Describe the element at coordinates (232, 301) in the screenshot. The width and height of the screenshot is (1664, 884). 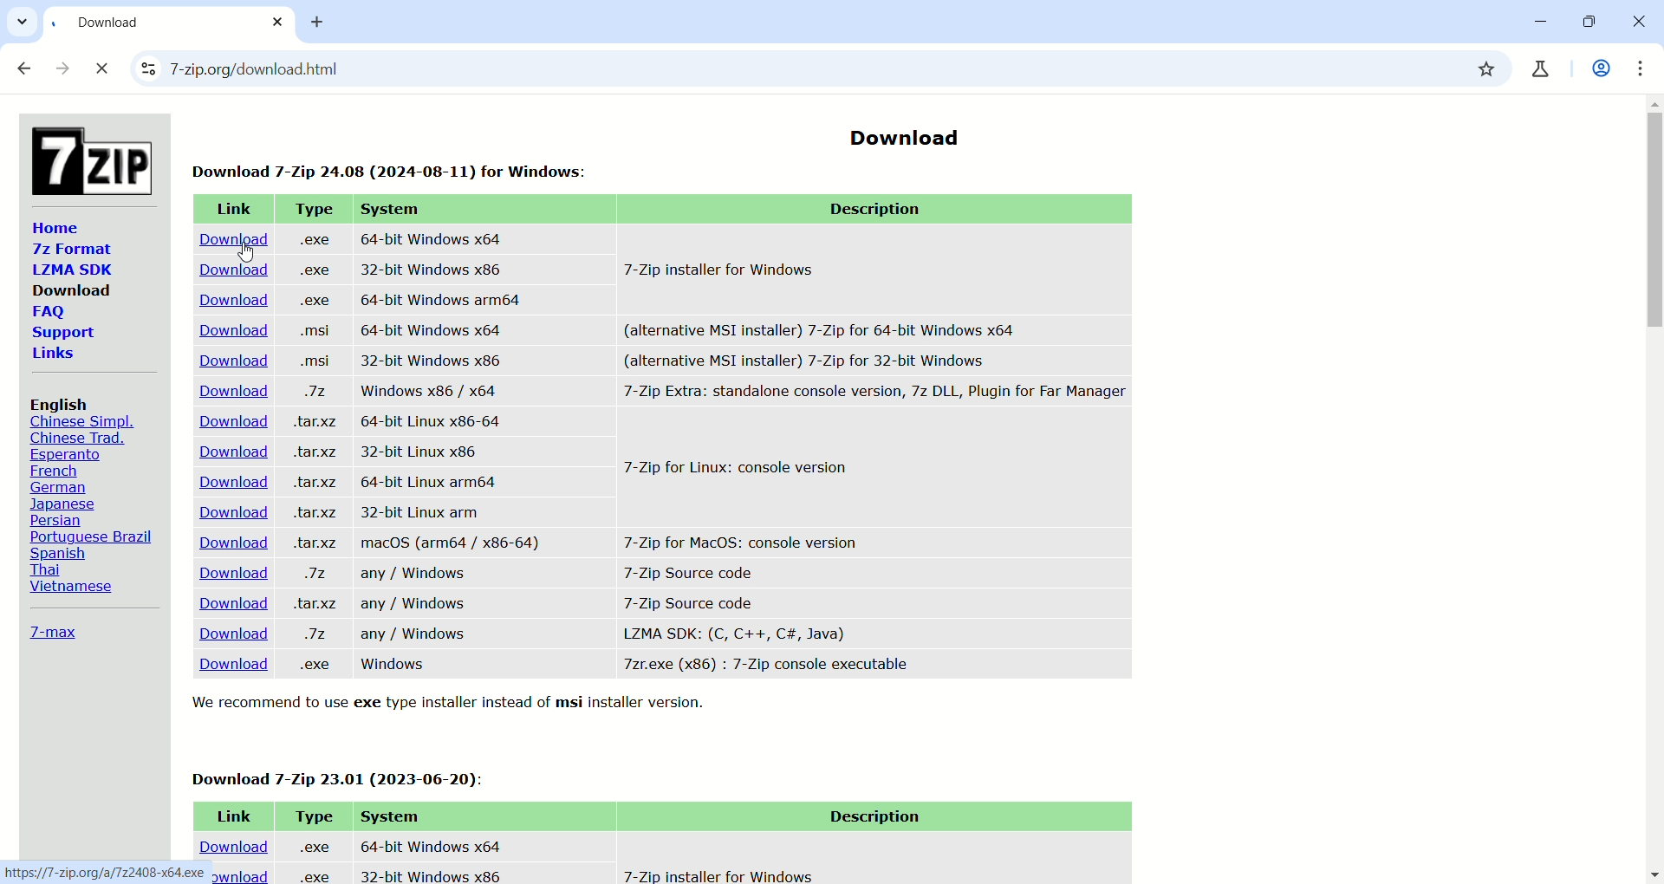
I see `Download` at that location.